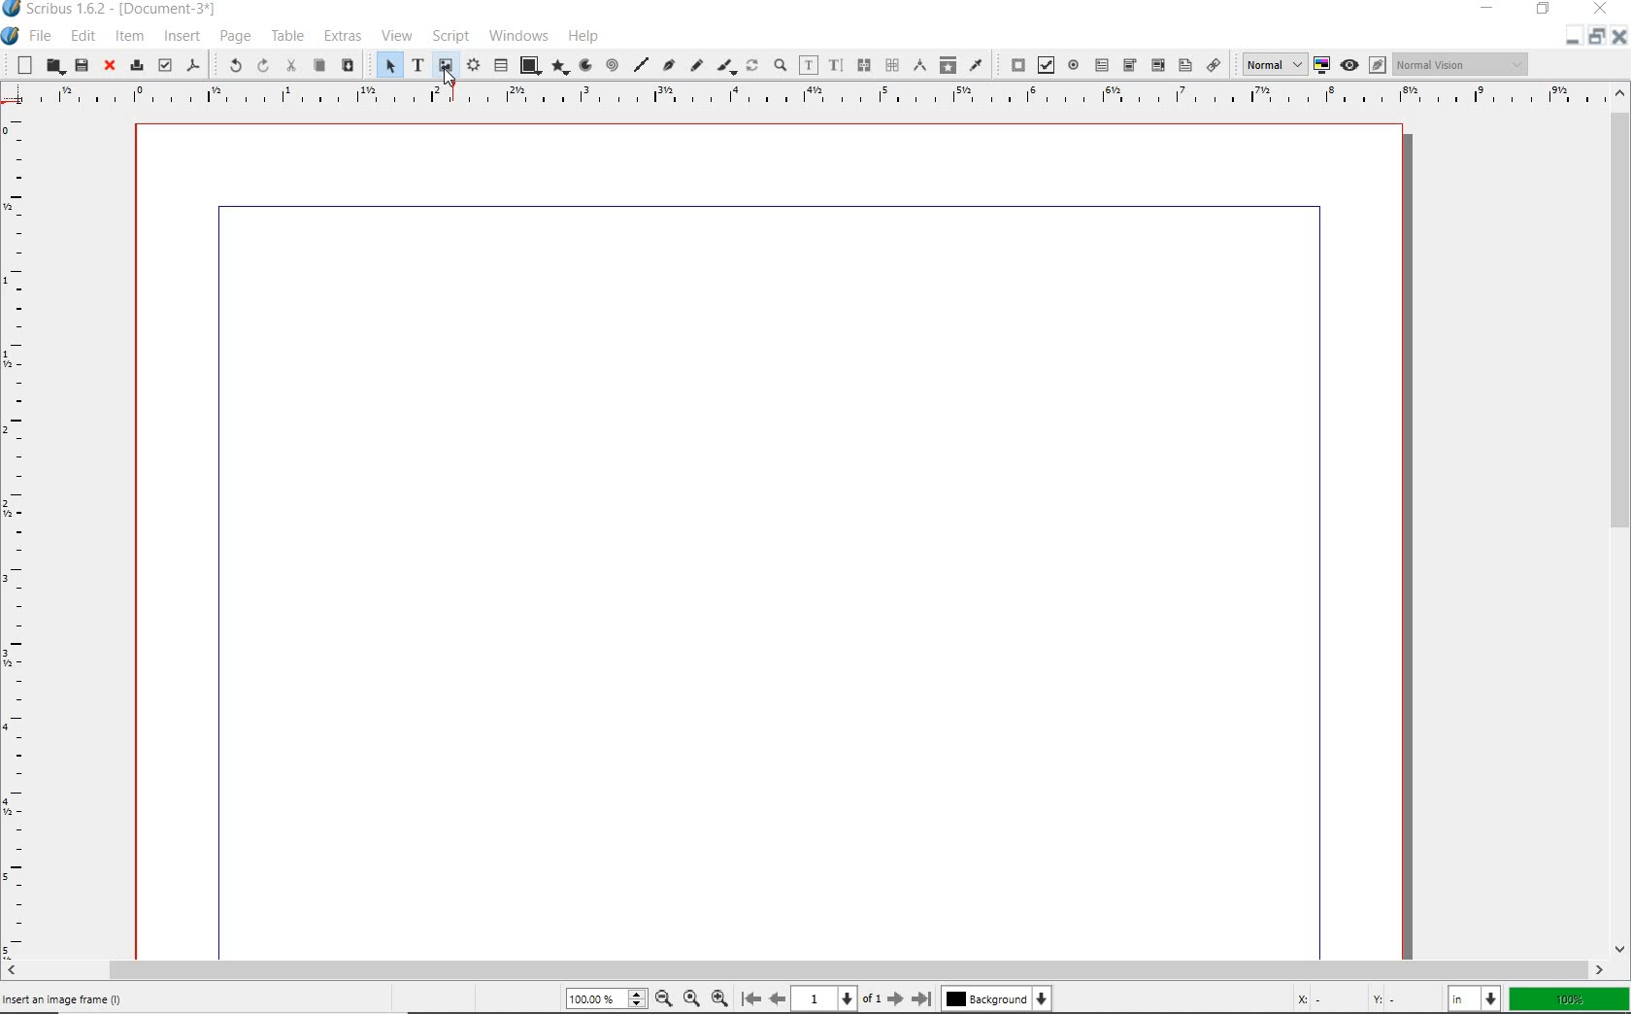 The width and height of the screenshot is (1631, 1014). What do you see at coordinates (894, 999) in the screenshot?
I see `next` at bounding box center [894, 999].